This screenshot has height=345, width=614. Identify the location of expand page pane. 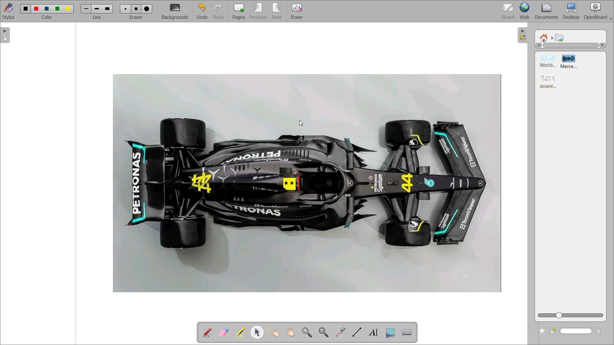
(5, 36).